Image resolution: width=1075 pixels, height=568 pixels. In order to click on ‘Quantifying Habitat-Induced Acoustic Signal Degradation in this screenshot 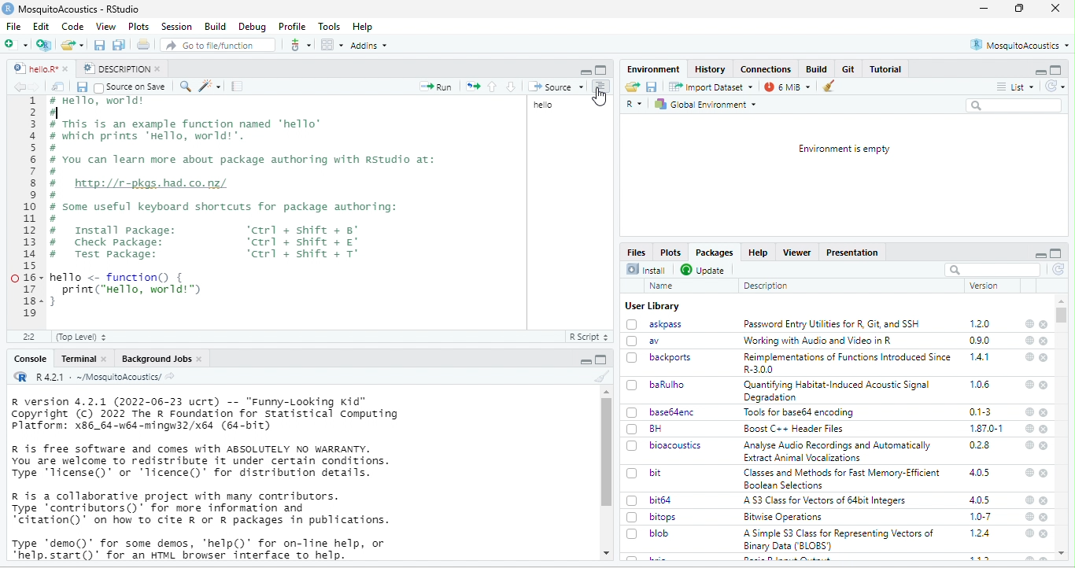, I will do `click(839, 391)`.